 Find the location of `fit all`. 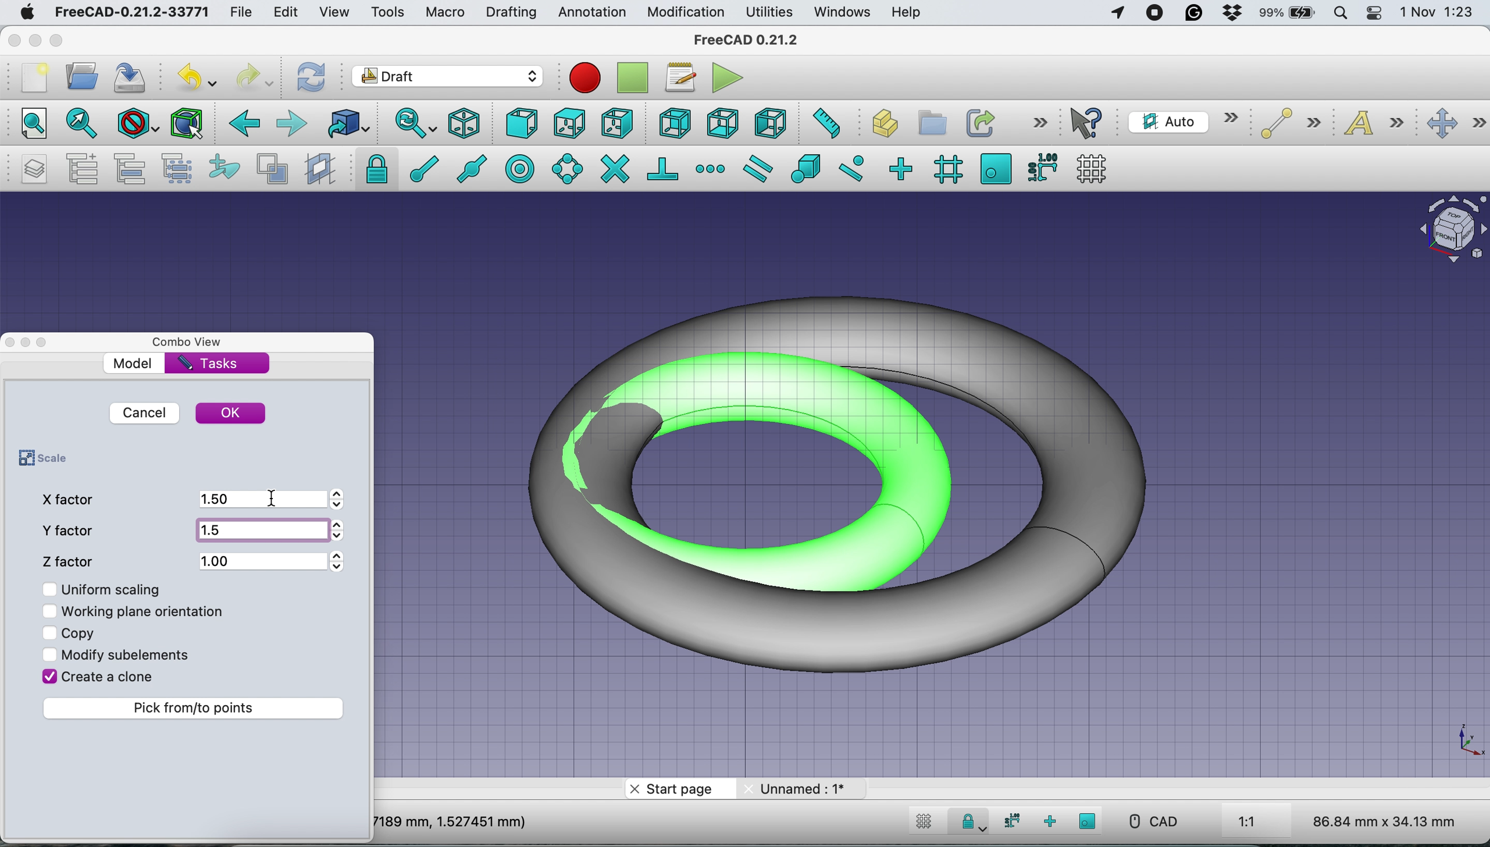

fit all is located at coordinates (31, 125).